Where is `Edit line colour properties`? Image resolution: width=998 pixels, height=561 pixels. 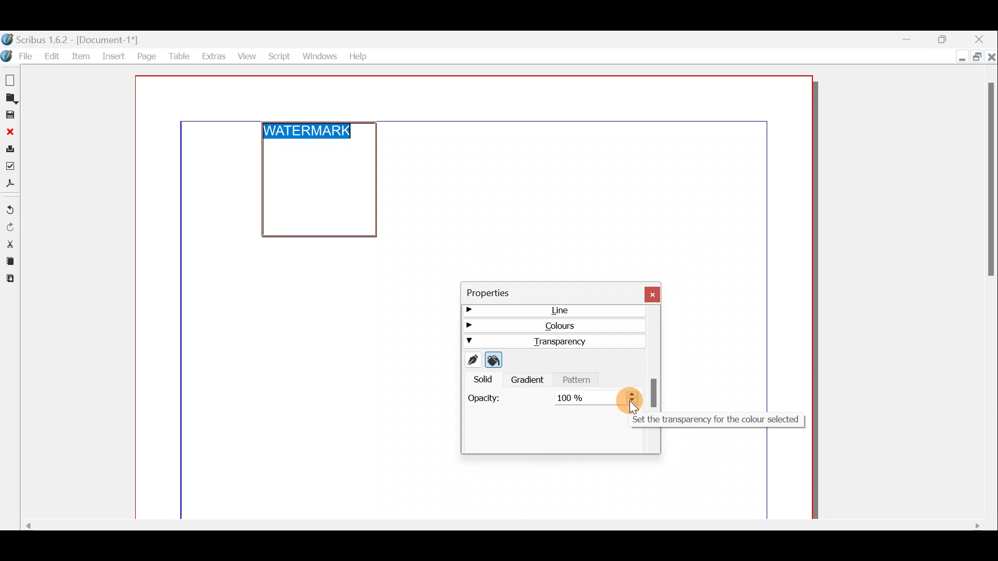
Edit line colour properties is located at coordinates (472, 360).